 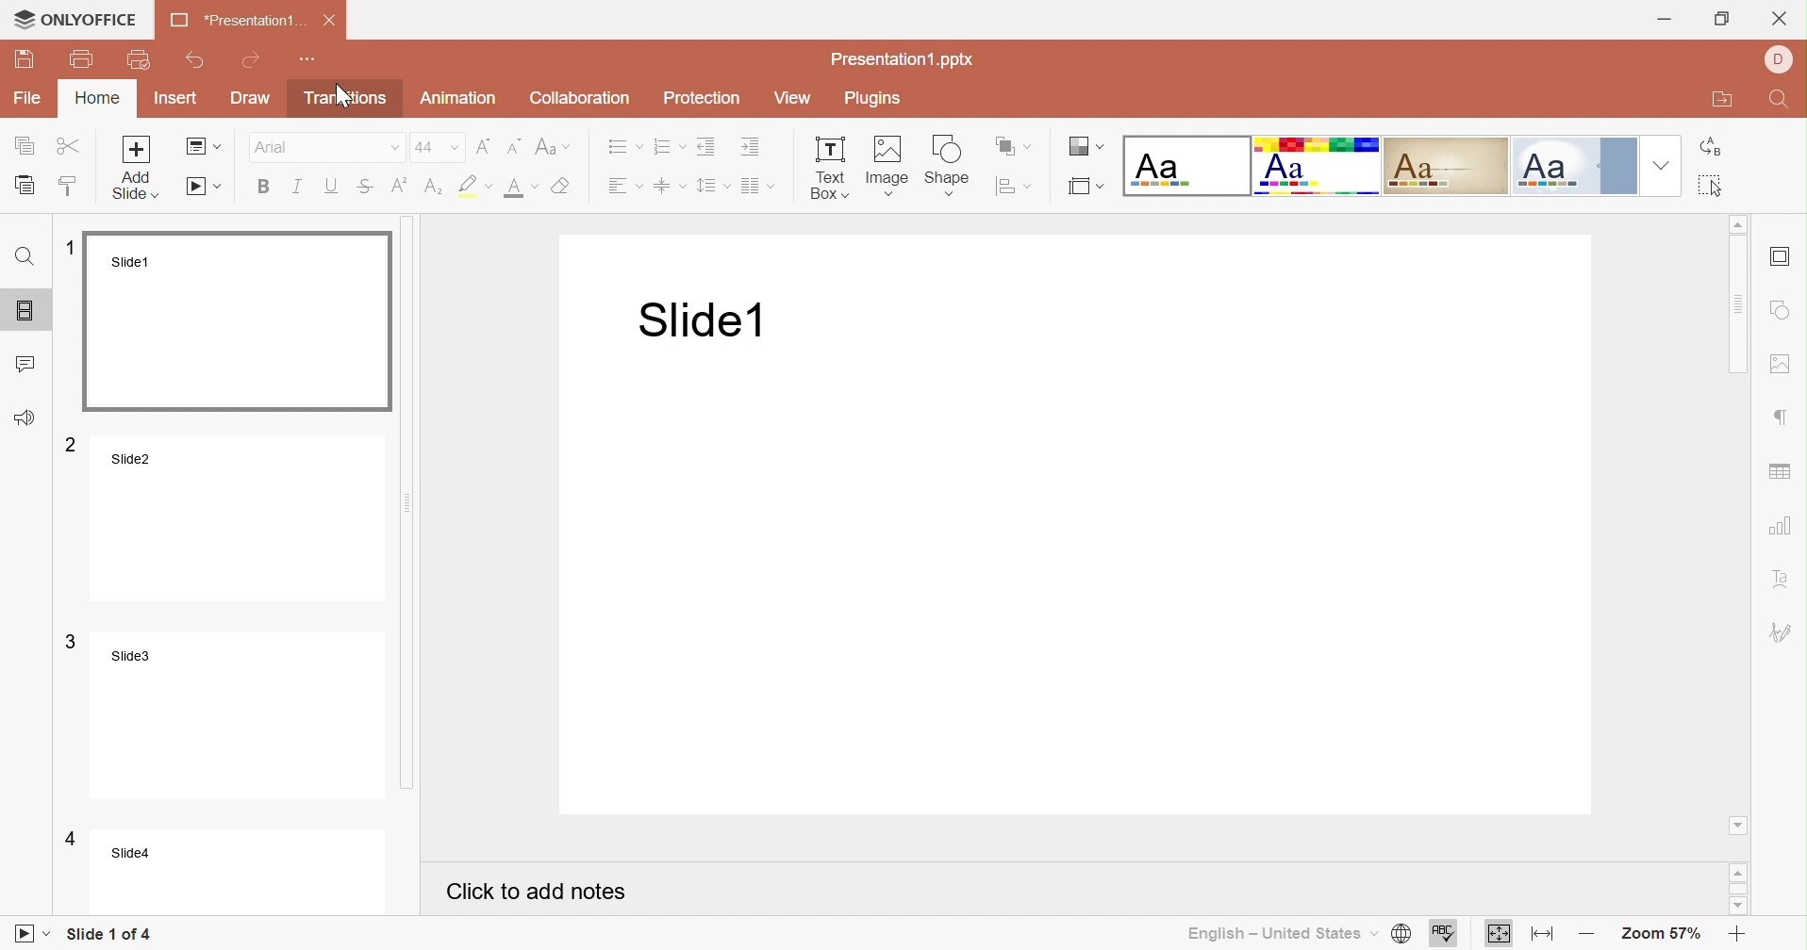 What do you see at coordinates (1785, 633) in the screenshot?
I see `Signature` at bounding box center [1785, 633].